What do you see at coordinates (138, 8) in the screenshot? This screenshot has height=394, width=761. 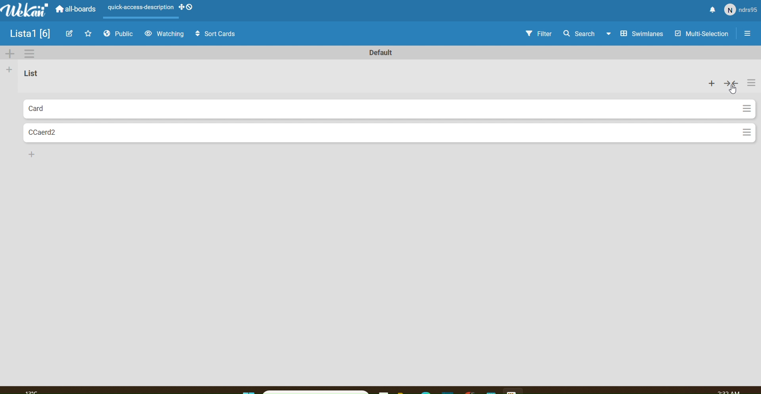 I see `Scene layout` at bounding box center [138, 8].